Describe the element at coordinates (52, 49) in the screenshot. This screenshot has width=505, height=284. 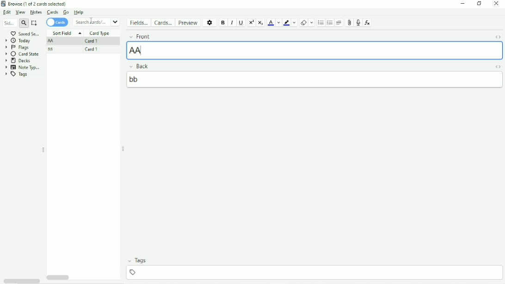
I see `SS` at that location.